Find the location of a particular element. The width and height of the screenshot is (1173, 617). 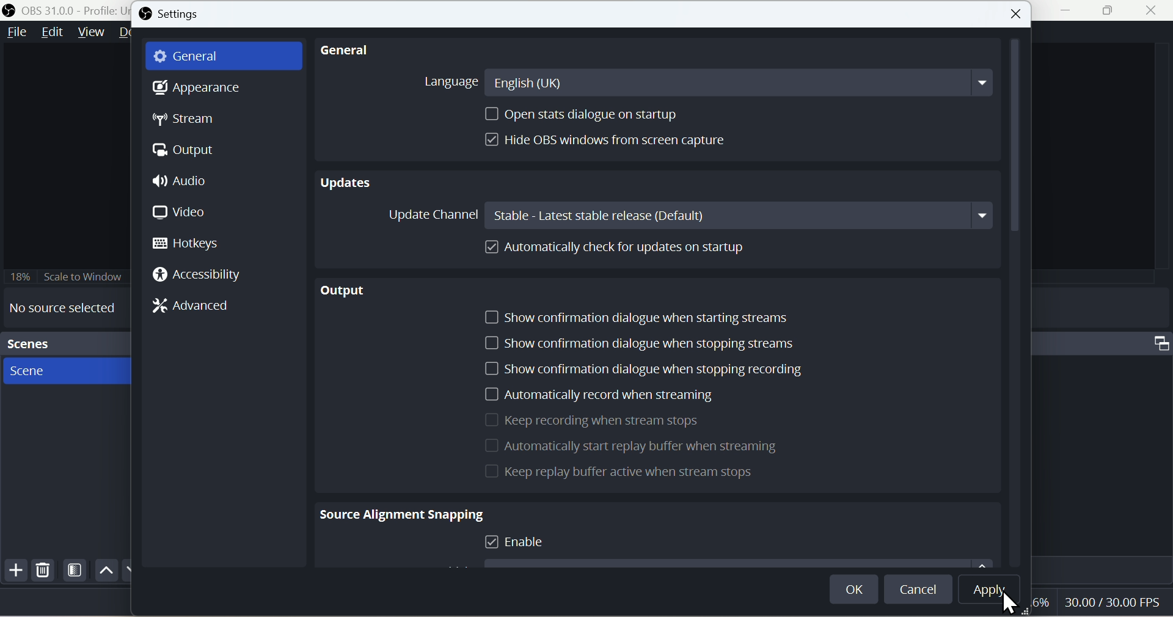

Language is located at coordinates (447, 81).